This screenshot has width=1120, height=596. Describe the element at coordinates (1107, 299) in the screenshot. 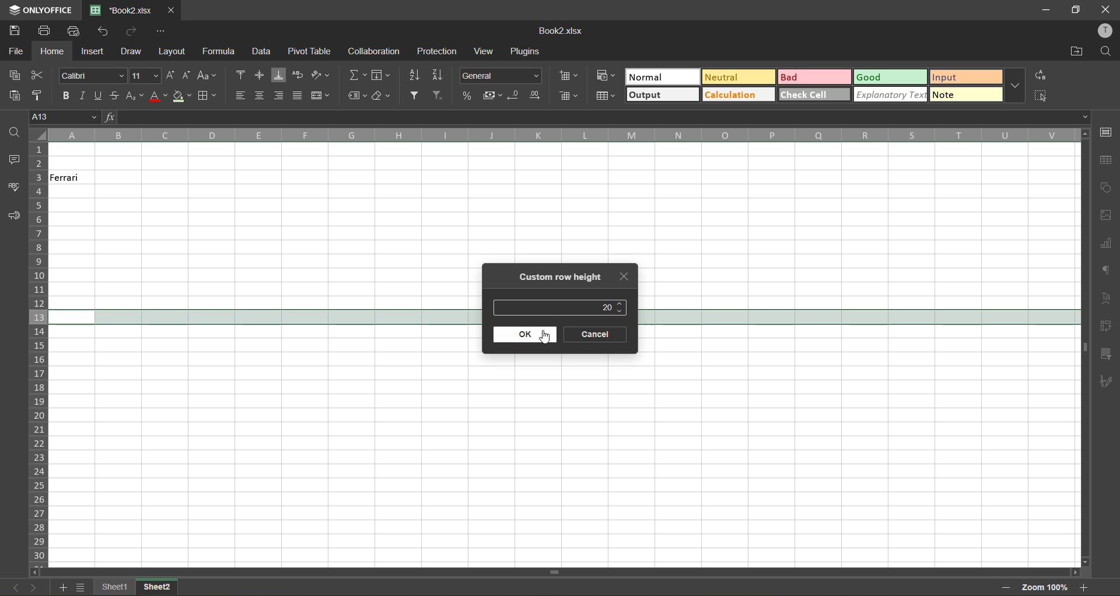

I see `text` at that location.